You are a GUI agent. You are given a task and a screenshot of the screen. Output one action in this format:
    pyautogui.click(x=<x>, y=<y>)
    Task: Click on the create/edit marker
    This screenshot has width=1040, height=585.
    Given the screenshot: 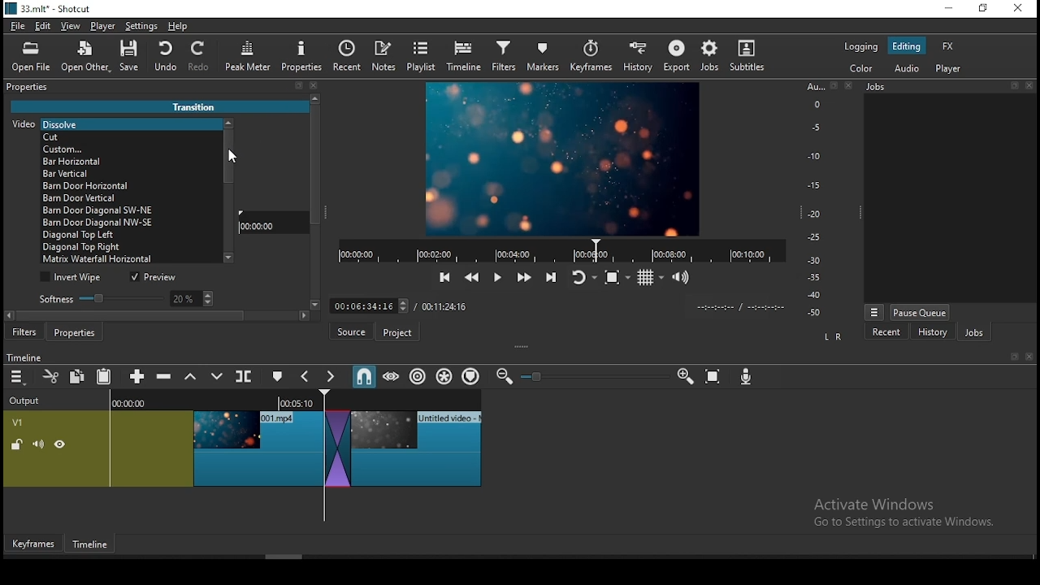 What is the action you would take?
    pyautogui.click(x=279, y=377)
    